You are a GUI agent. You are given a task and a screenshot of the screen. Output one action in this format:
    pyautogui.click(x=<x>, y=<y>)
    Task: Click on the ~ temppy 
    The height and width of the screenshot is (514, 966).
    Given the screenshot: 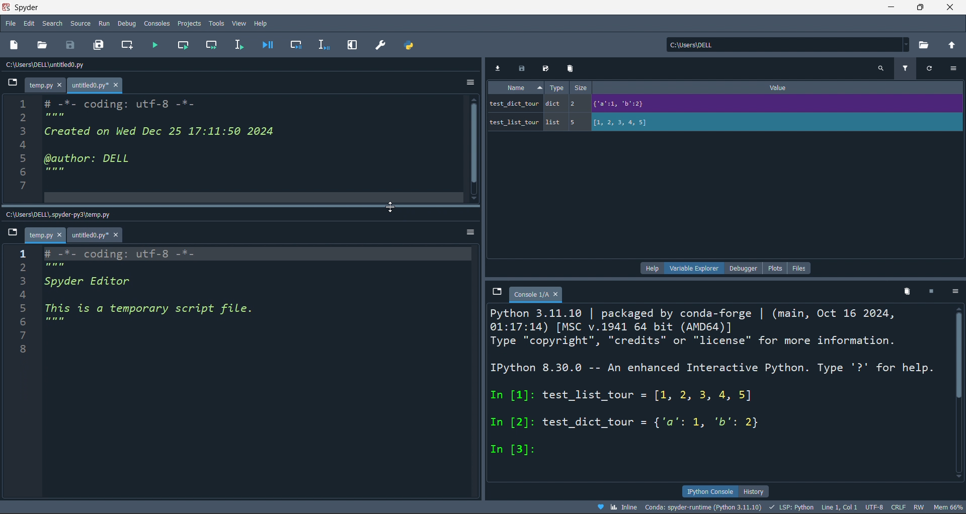 What is the action you would take?
    pyautogui.click(x=44, y=235)
    